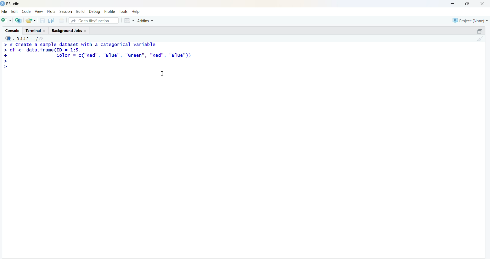  What do you see at coordinates (480, 31) in the screenshot?
I see `open in separate window ` at bounding box center [480, 31].